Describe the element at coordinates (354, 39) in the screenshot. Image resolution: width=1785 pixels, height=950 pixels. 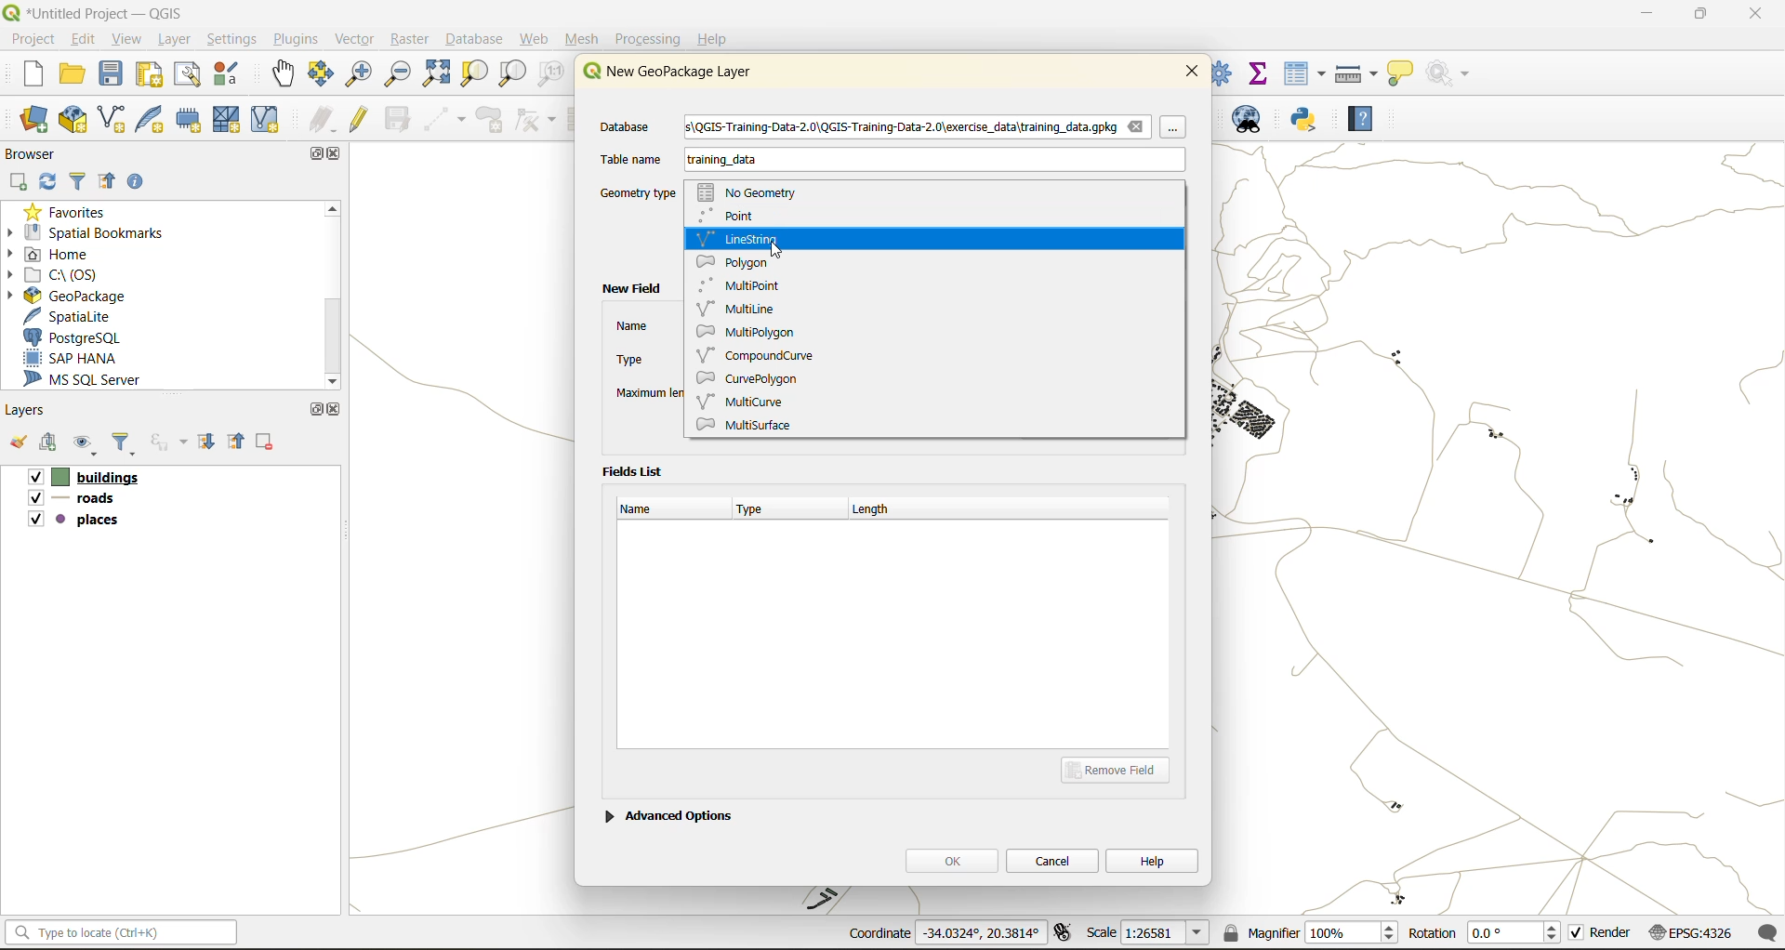
I see `vector` at that location.